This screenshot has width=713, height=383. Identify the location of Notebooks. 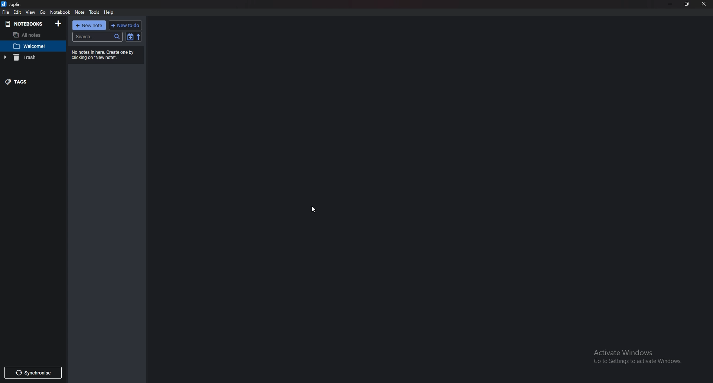
(25, 24).